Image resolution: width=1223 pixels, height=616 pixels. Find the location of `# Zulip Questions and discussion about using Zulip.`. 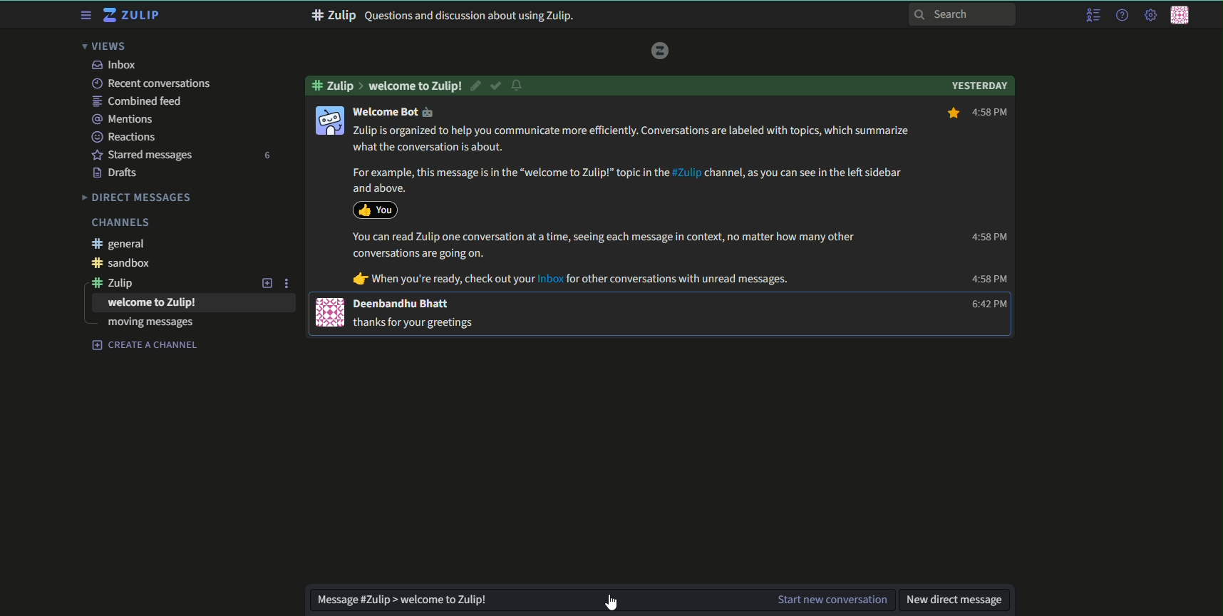

# Zulip Questions and discussion about using Zulip. is located at coordinates (448, 16).